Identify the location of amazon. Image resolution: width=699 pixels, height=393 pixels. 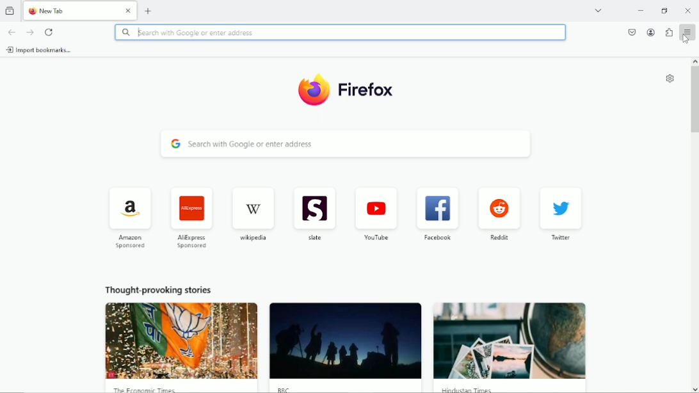
(129, 218).